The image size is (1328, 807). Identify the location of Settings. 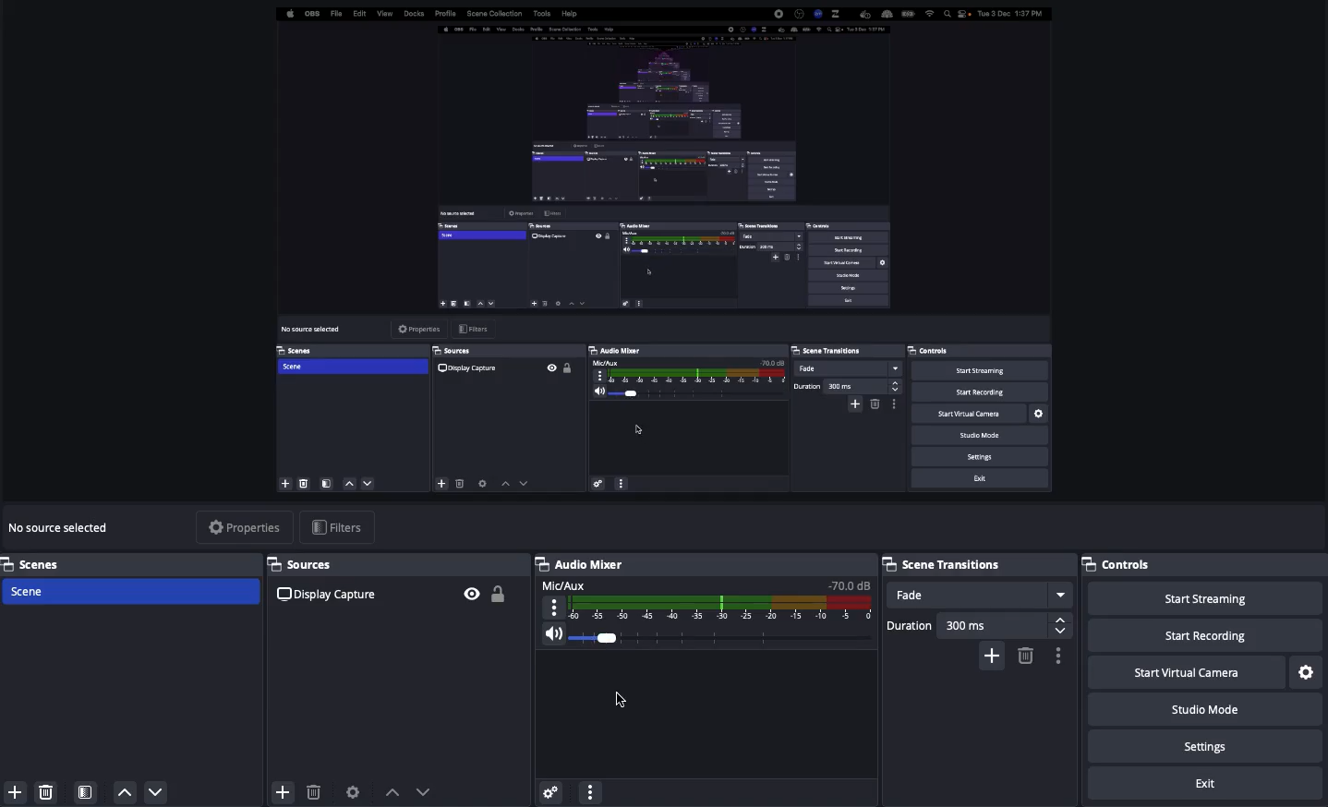
(1307, 671).